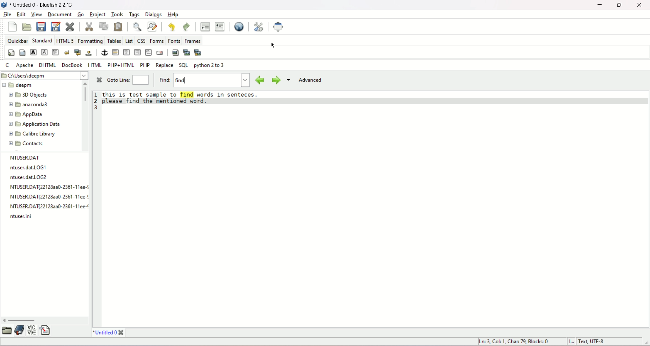 The image size is (650, 346). What do you see at coordinates (204, 80) in the screenshot?
I see `find` at bounding box center [204, 80].